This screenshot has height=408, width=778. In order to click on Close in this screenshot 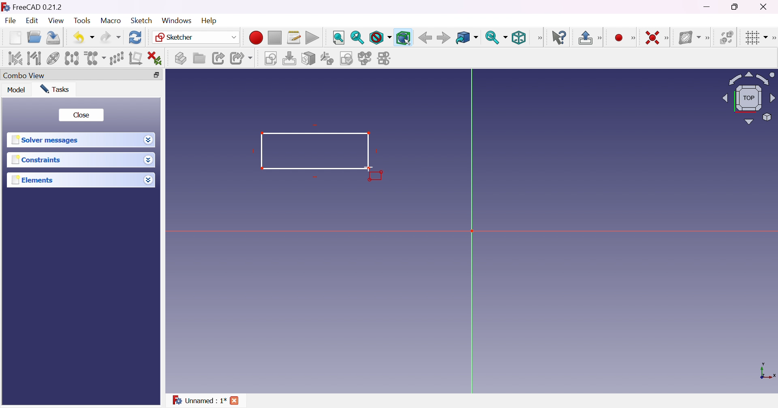, I will do `click(765, 7)`.